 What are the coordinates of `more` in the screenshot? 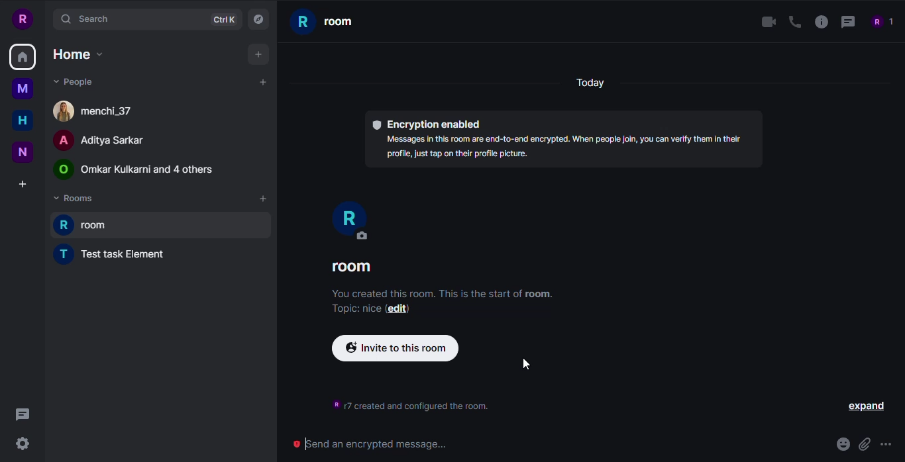 It's located at (884, 444).